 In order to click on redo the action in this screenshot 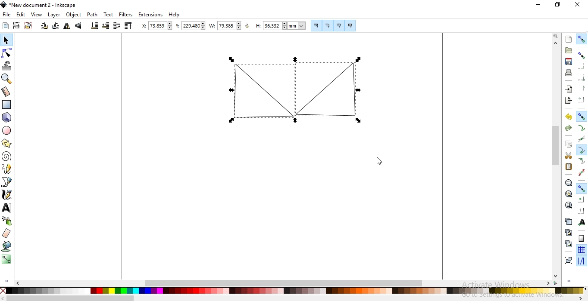, I will do `click(569, 128)`.